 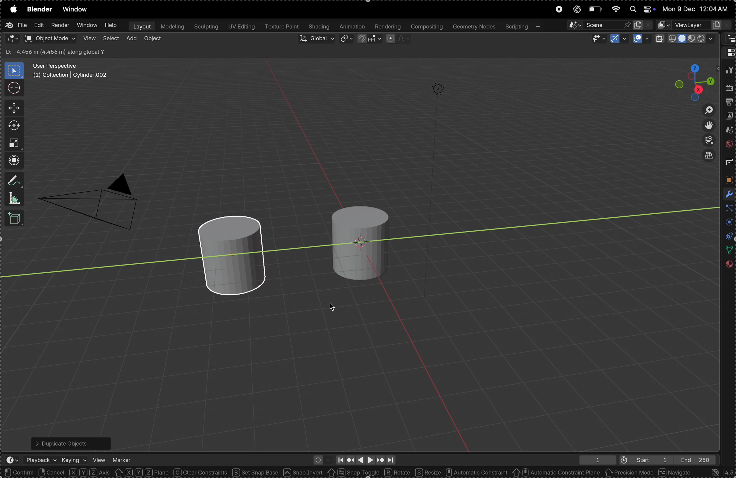 I want to click on texture paint, so click(x=282, y=27).